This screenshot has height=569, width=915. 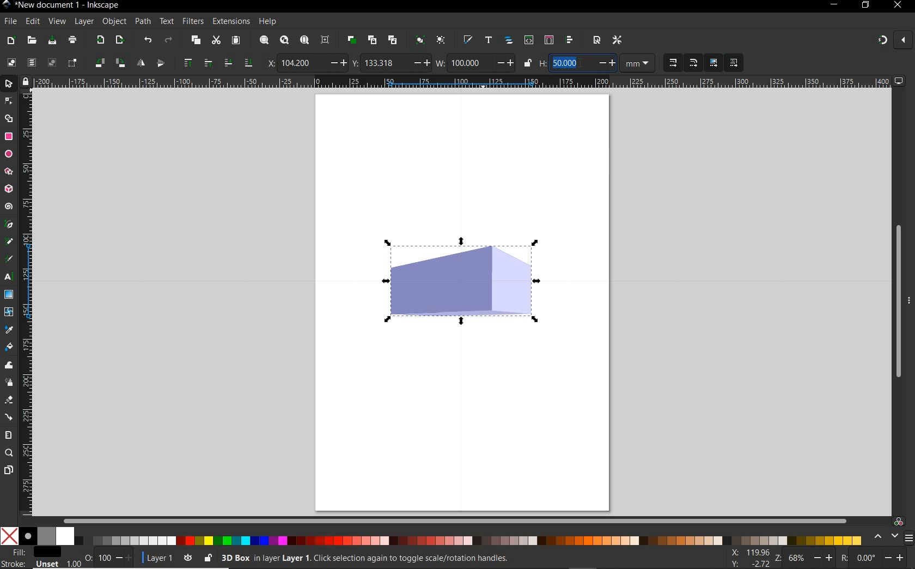 What do you see at coordinates (84, 22) in the screenshot?
I see `layer` at bounding box center [84, 22].